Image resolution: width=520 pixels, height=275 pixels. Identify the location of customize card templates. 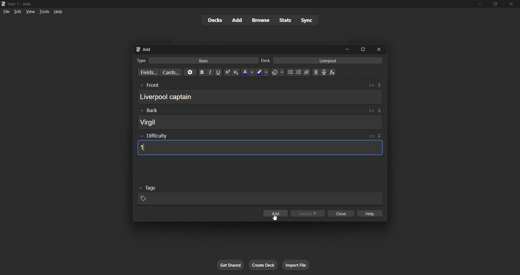
(171, 73).